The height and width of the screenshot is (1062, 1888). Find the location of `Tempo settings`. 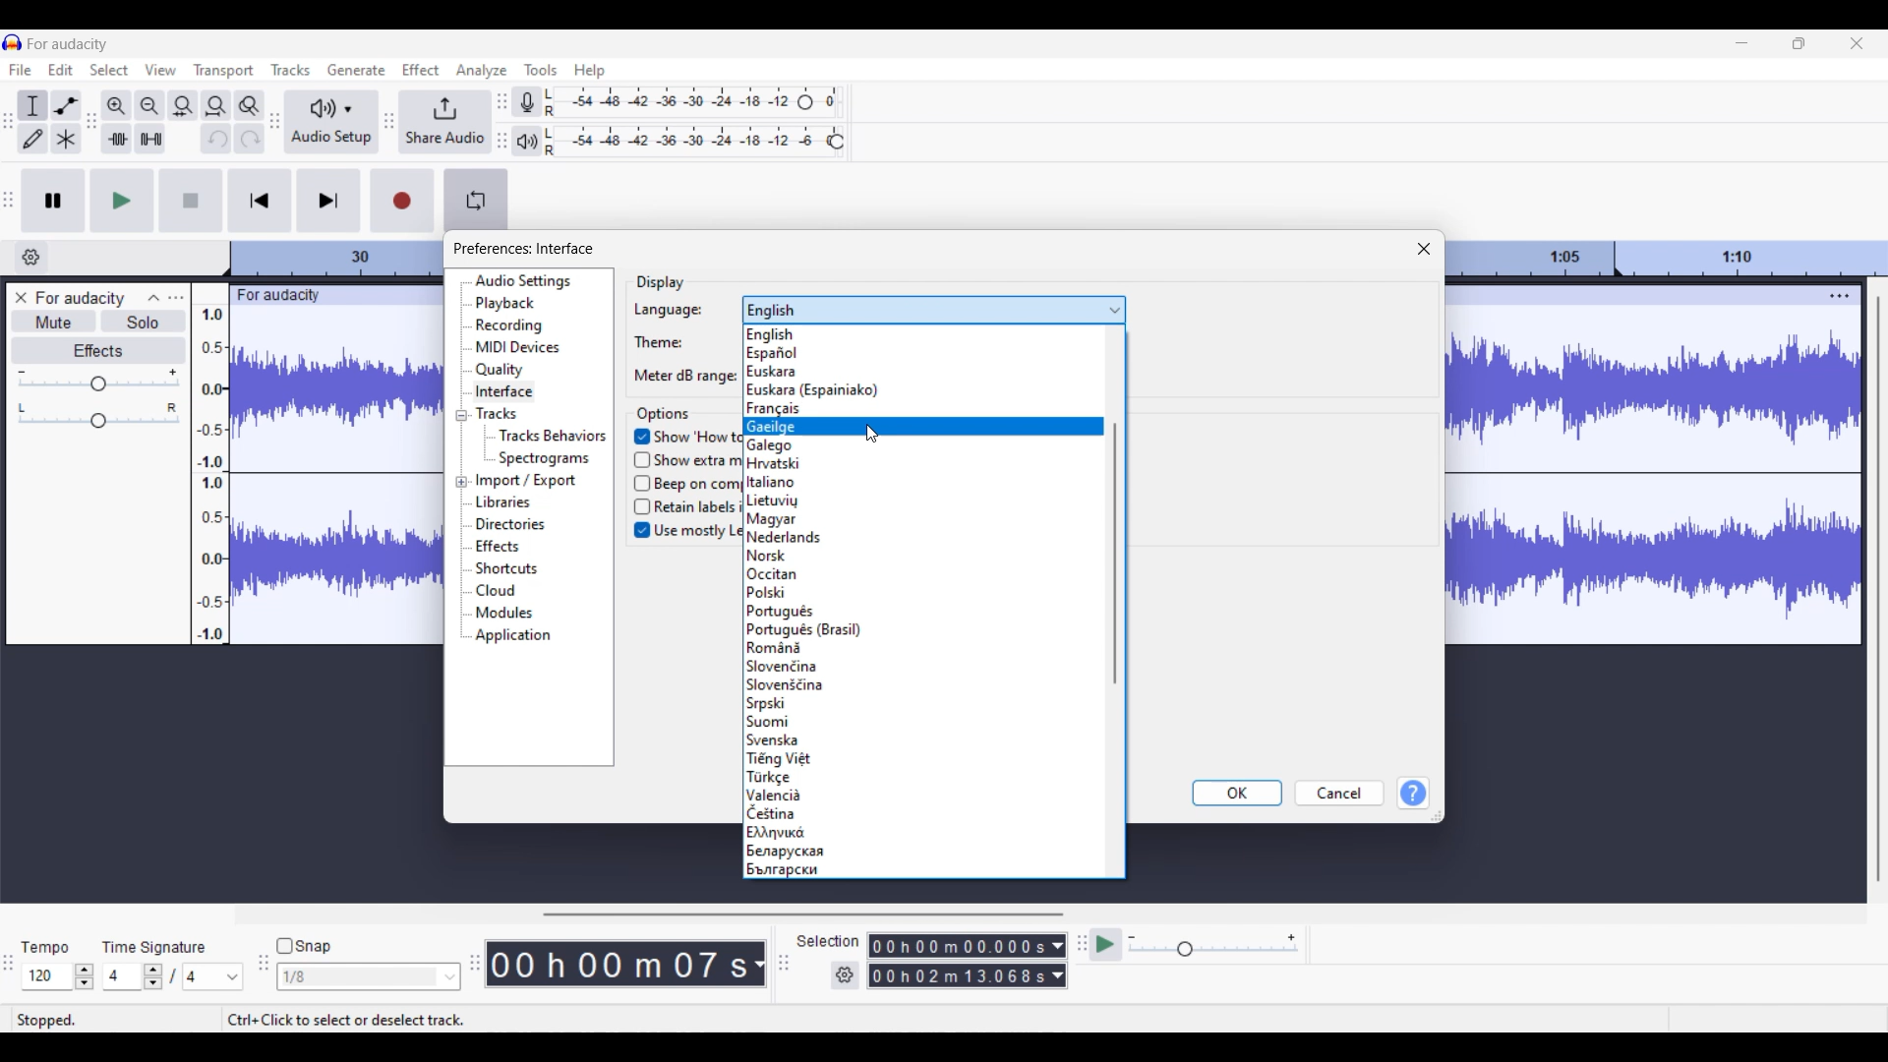

Tempo settings is located at coordinates (58, 976).